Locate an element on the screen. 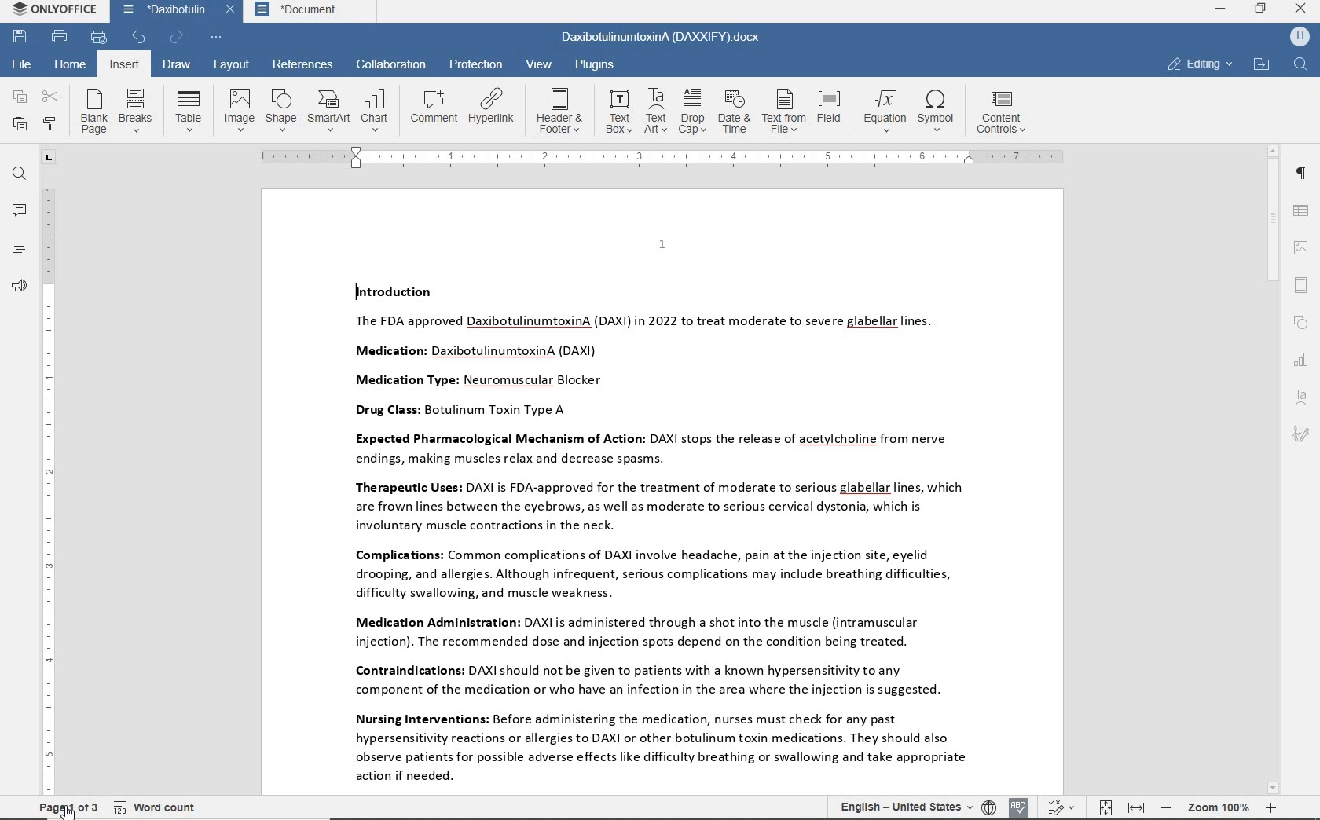 The height and width of the screenshot is (820, 1320). field is located at coordinates (830, 112).